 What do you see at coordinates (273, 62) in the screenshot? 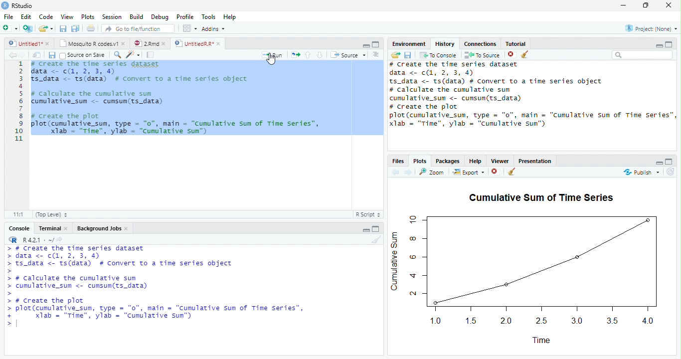
I see `Cursor` at bounding box center [273, 62].